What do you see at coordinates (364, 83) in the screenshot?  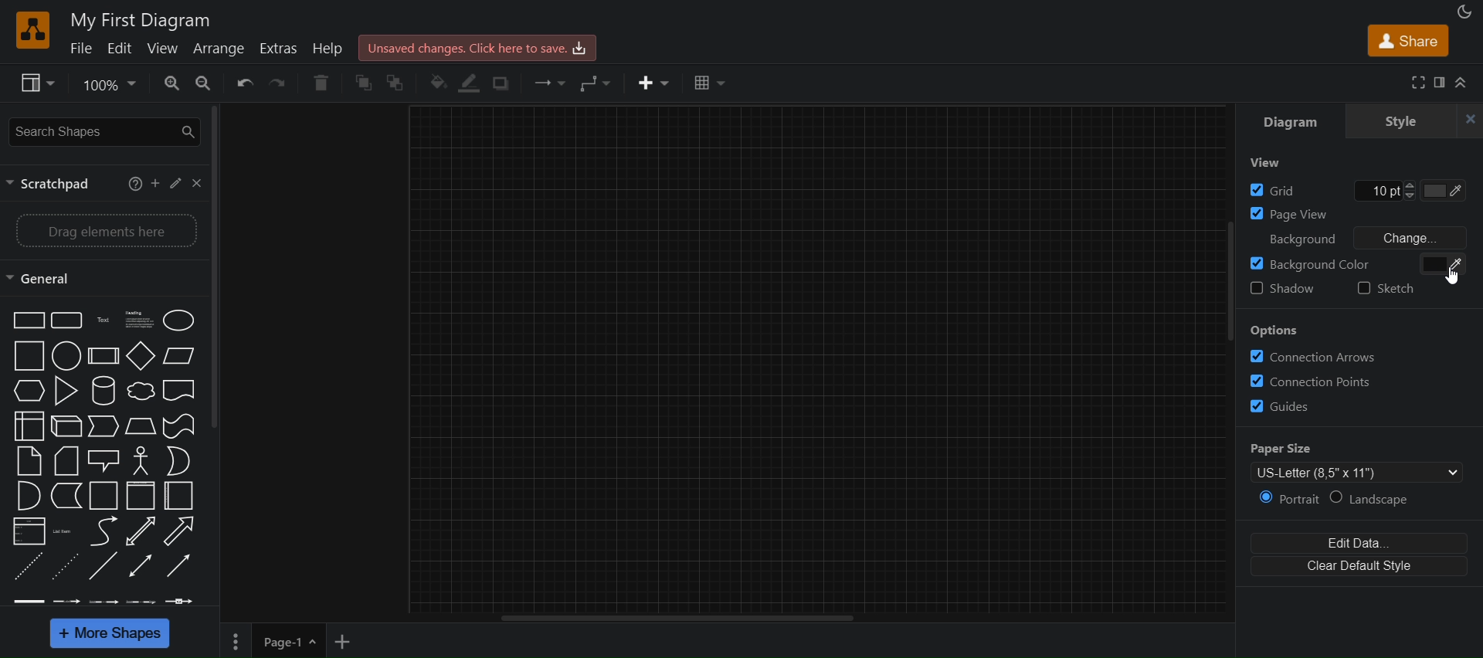 I see `to front ` at bounding box center [364, 83].